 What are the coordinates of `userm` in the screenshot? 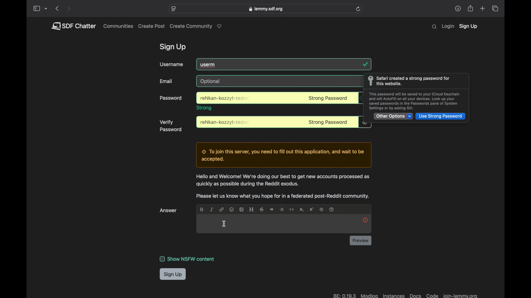 It's located at (209, 65).